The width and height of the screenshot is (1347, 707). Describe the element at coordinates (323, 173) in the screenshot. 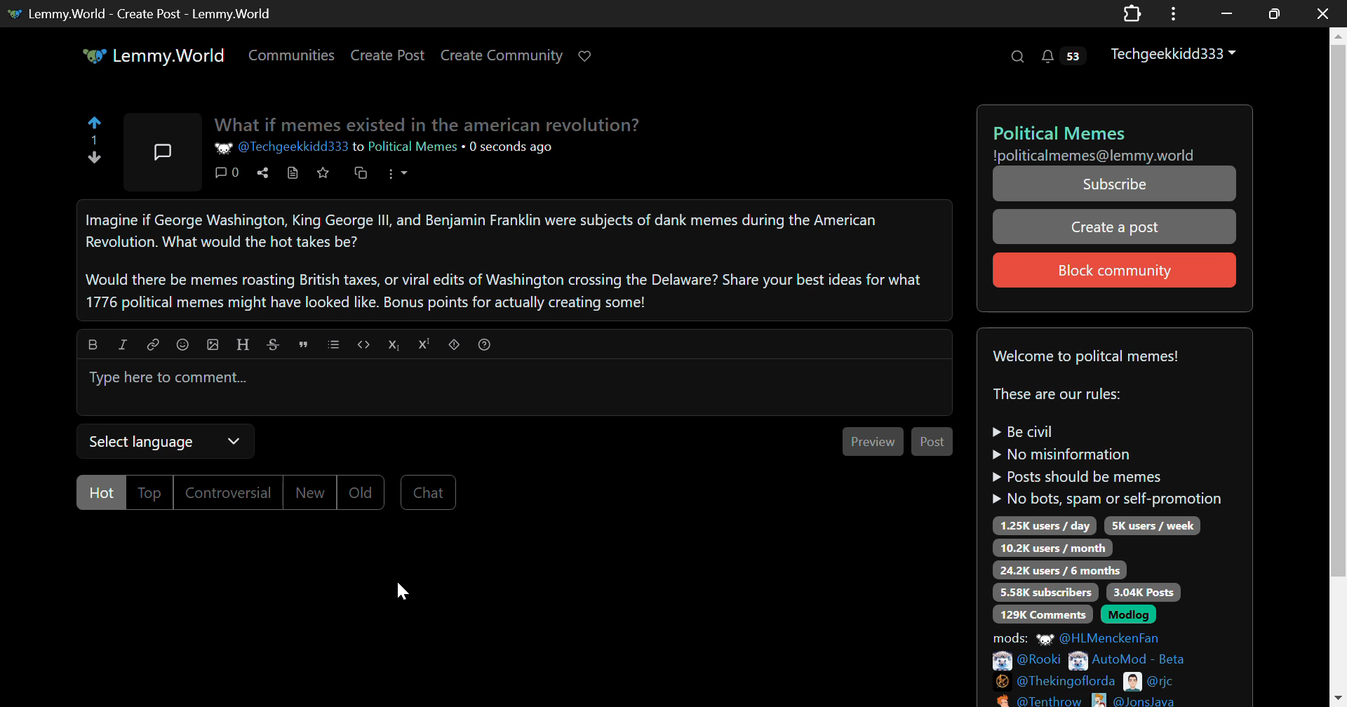

I see `Save` at that location.